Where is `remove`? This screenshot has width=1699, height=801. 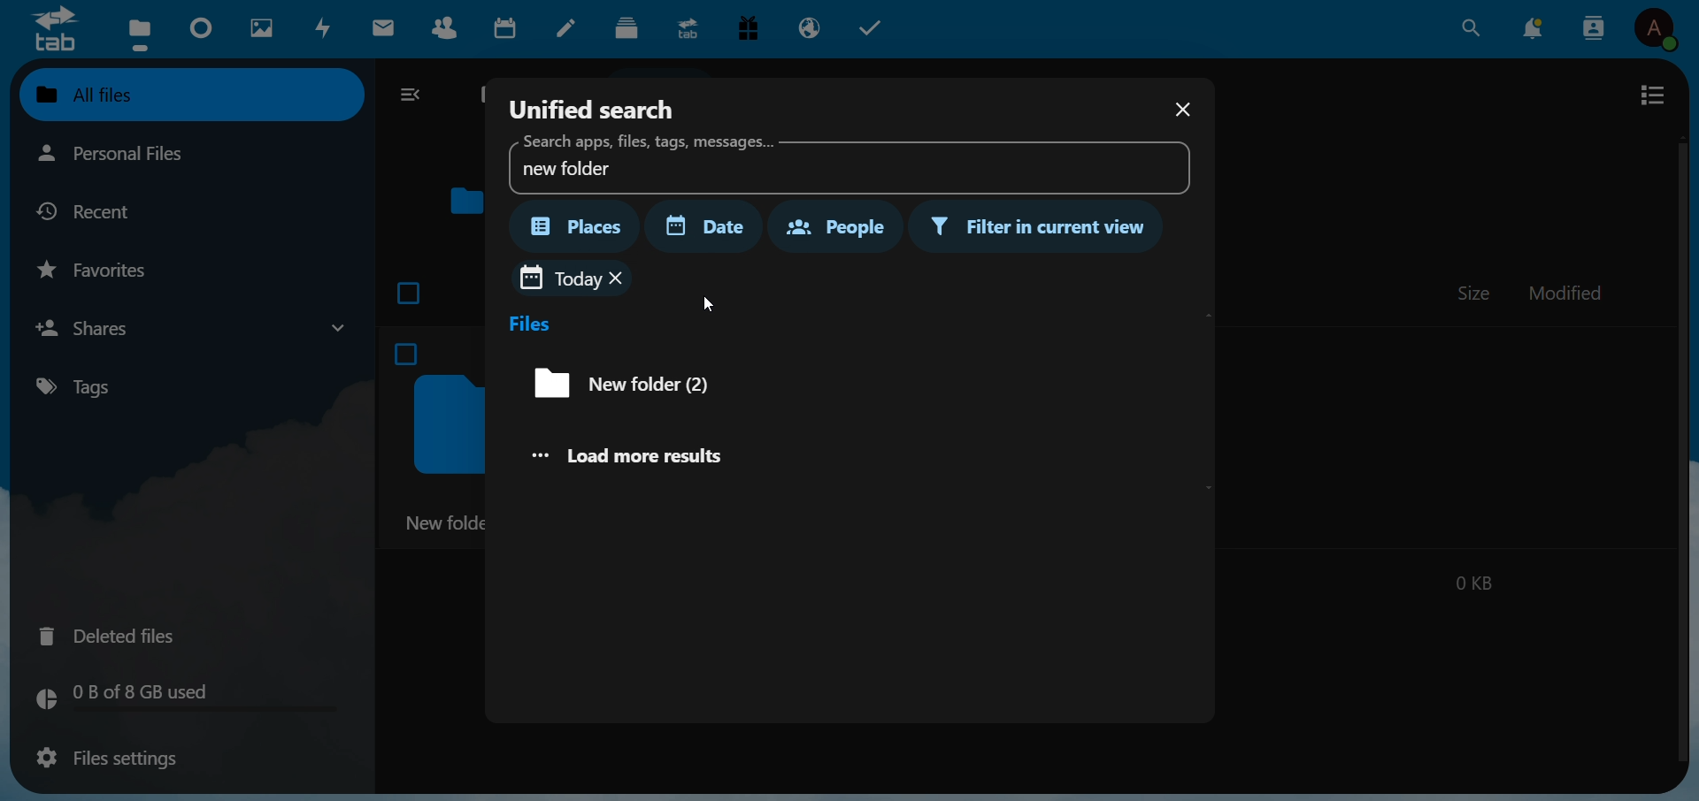 remove is located at coordinates (620, 278).